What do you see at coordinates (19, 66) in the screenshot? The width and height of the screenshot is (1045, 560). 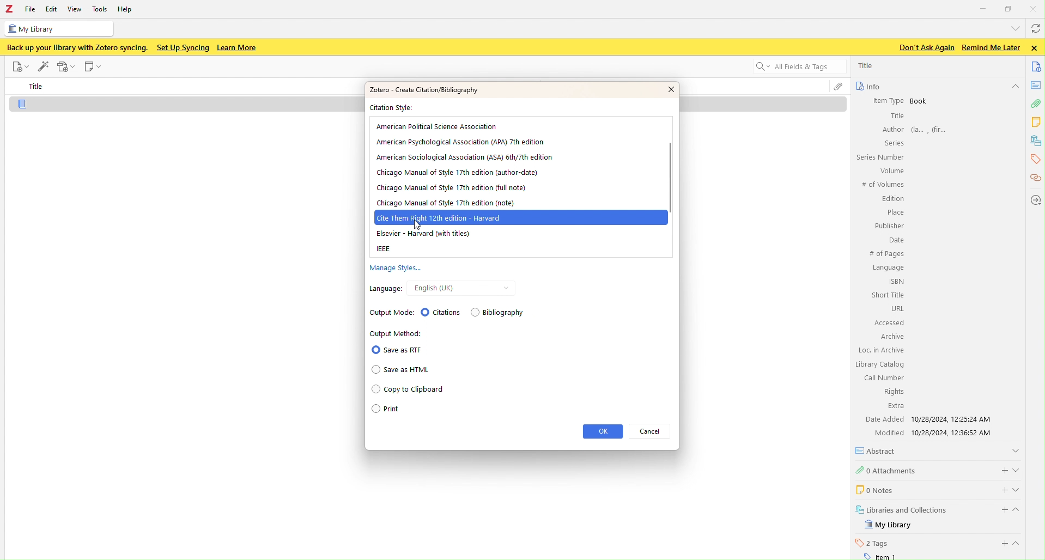 I see `File` at bounding box center [19, 66].